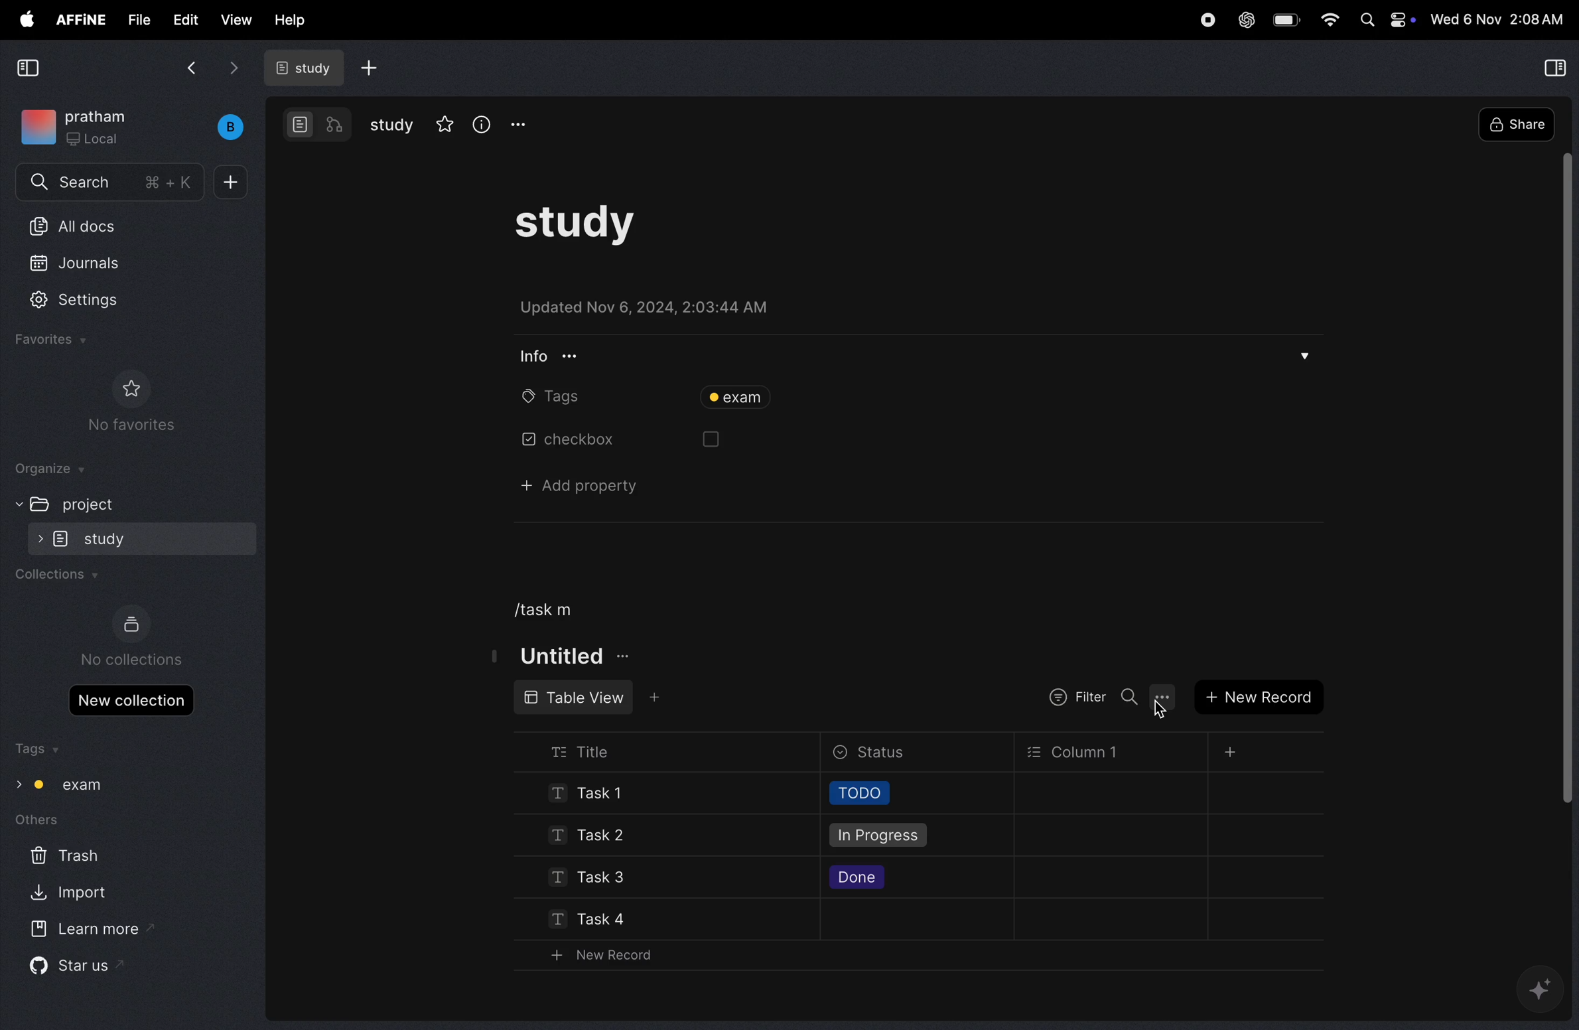 This screenshot has width=1579, height=1030. What do you see at coordinates (859, 879) in the screenshot?
I see `done` at bounding box center [859, 879].